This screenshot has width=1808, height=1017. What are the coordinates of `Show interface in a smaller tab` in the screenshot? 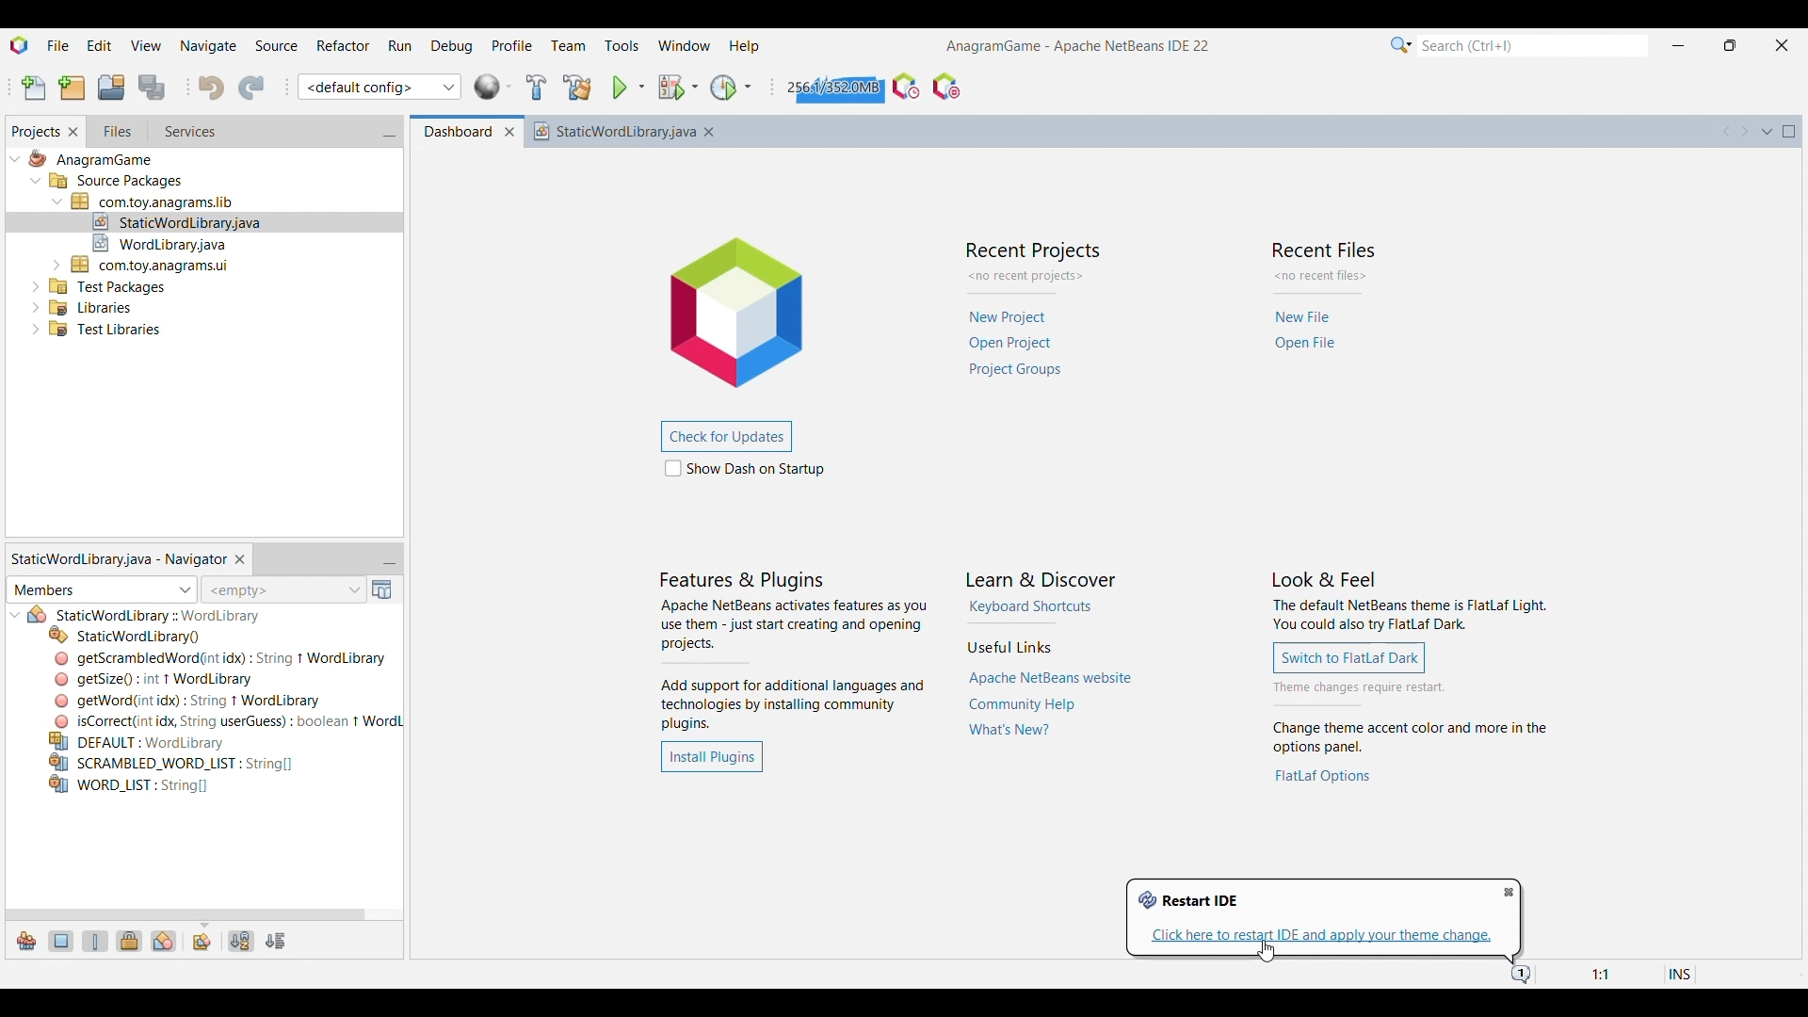 It's located at (1731, 45).